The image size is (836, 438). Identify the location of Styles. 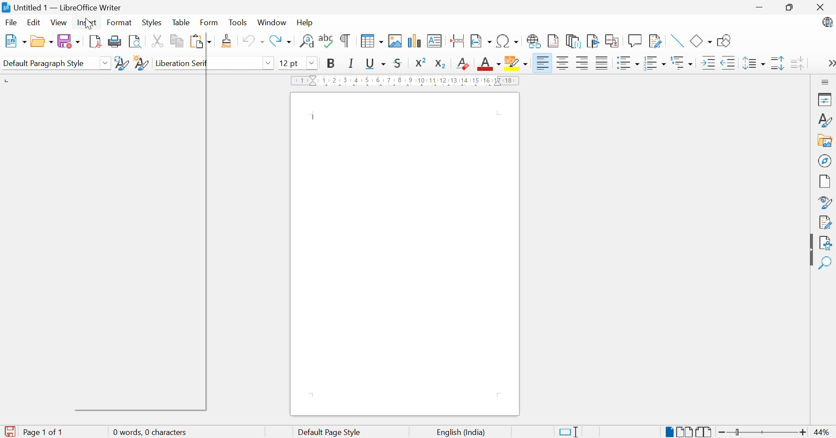
(152, 23).